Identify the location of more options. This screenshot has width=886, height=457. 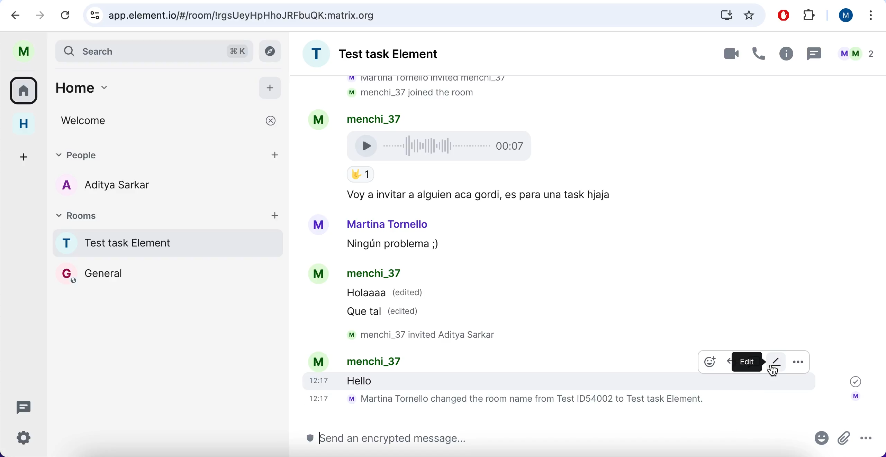
(867, 440).